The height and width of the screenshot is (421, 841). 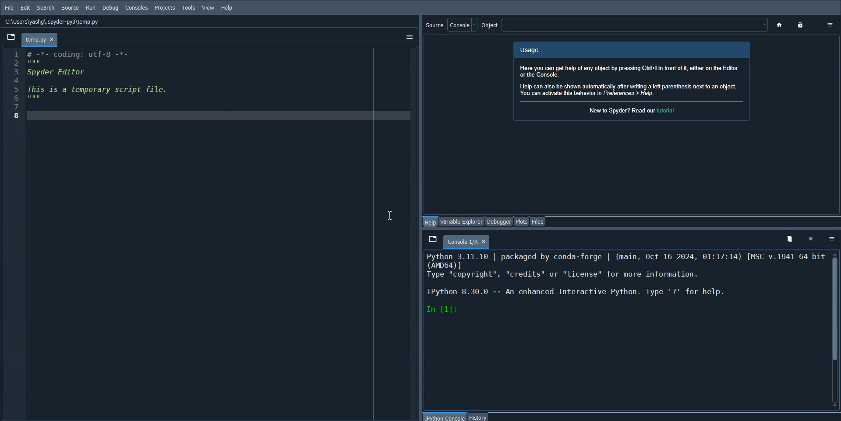 What do you see at coordinates (91, 8) in the screenshot?
I see `Run` at bounding box center [91, 8].